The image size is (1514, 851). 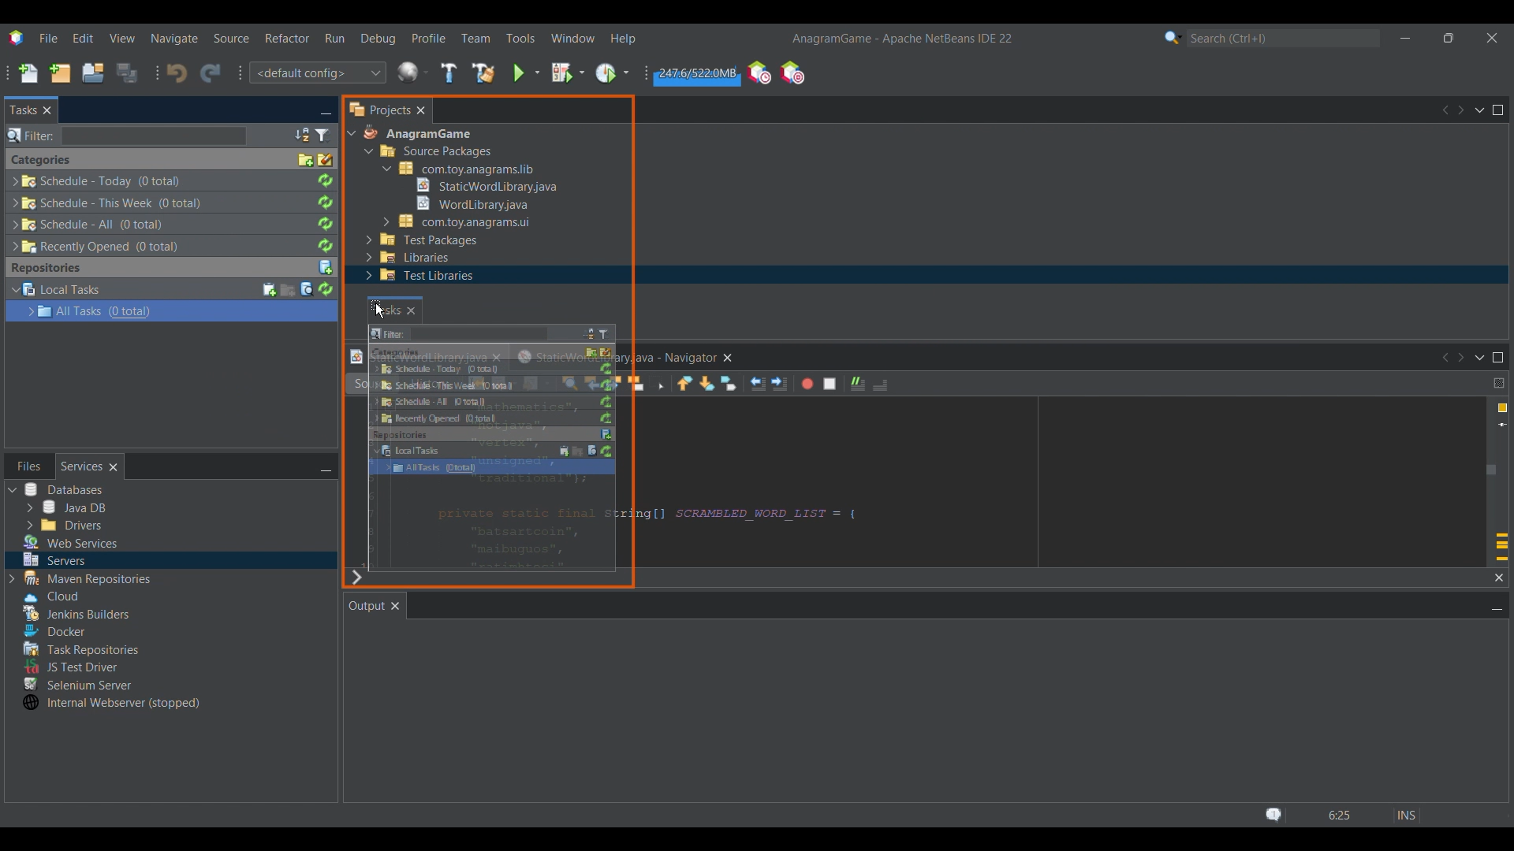 I want to click on Previous, so click(x=1444, y=357).